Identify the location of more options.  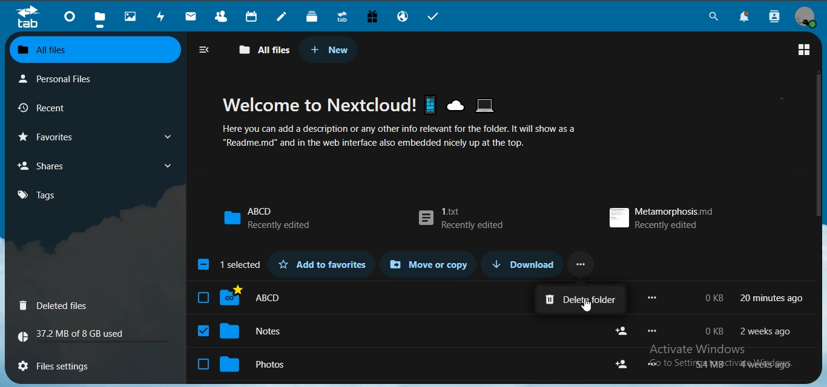
(655, 330).